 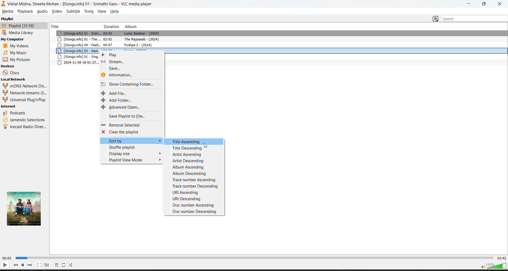 I want to click on stream, so click(x=132, y=61).